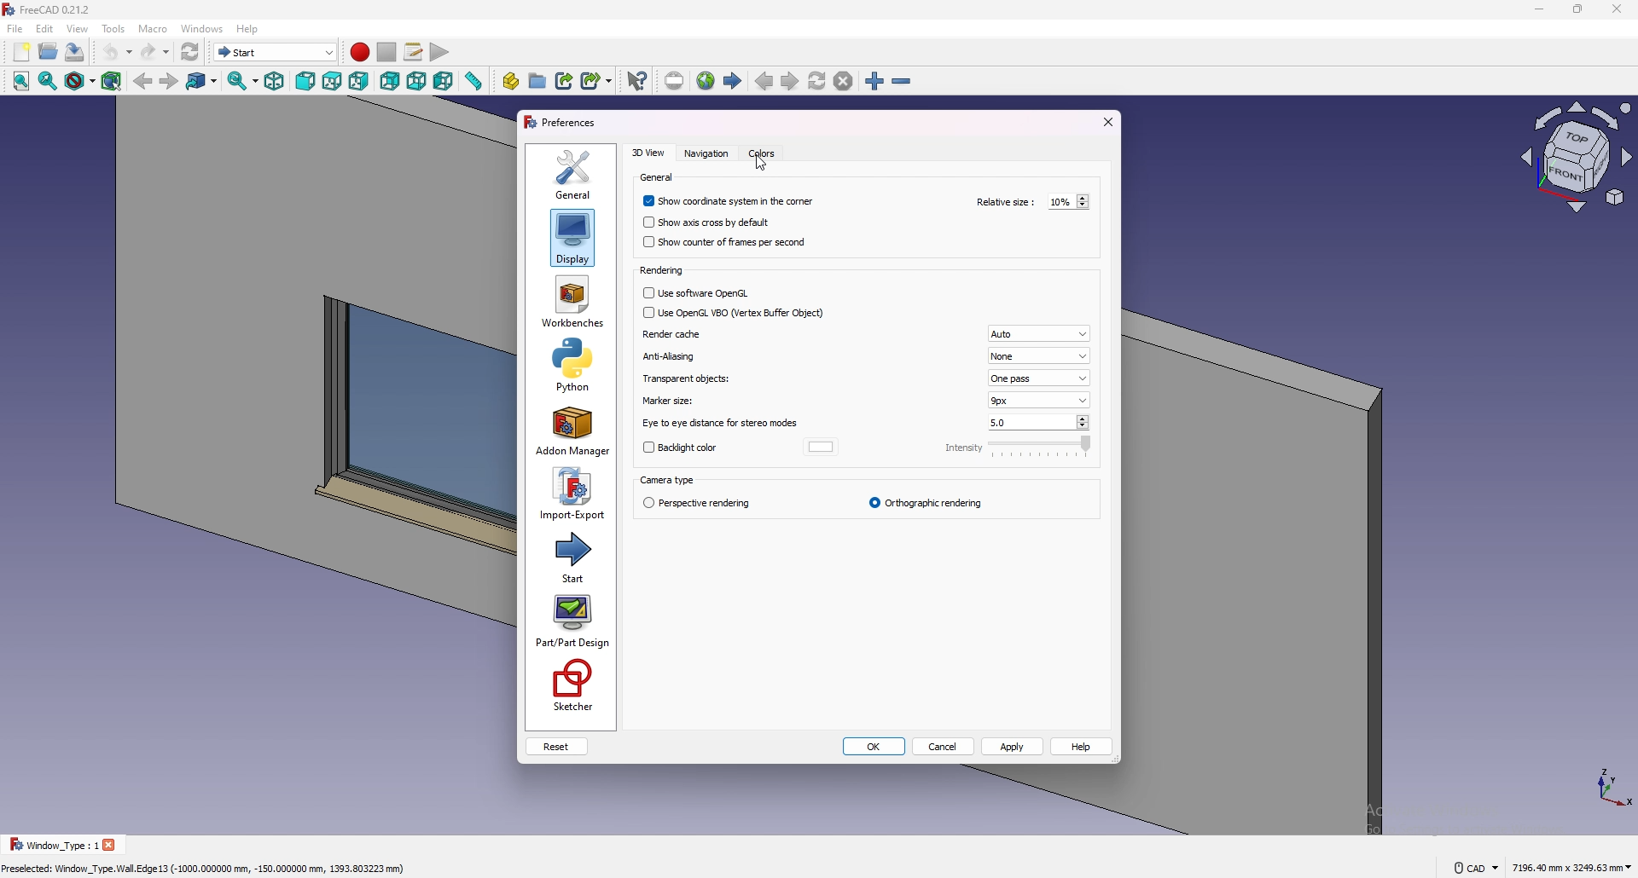  What do you see at coordinates (650, 153) in the screenshot?
I see `3d view` at bounding box center [650, 153].